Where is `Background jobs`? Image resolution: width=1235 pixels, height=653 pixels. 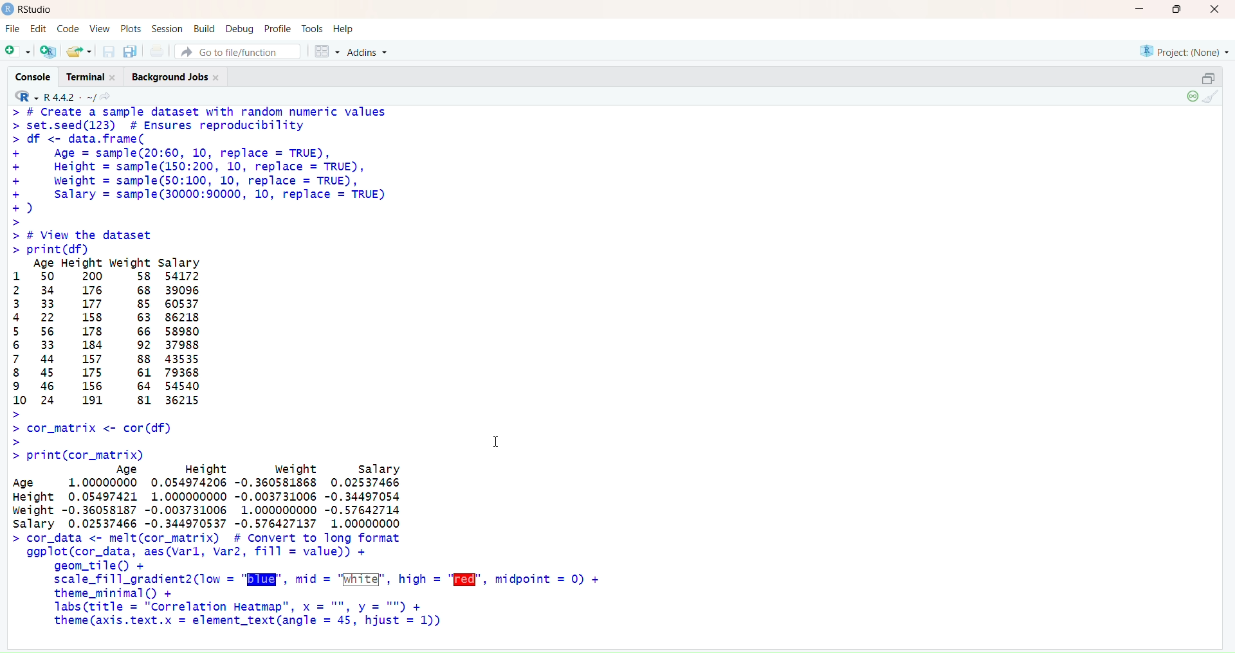 Background jobs is located at coordinates (178, 78).